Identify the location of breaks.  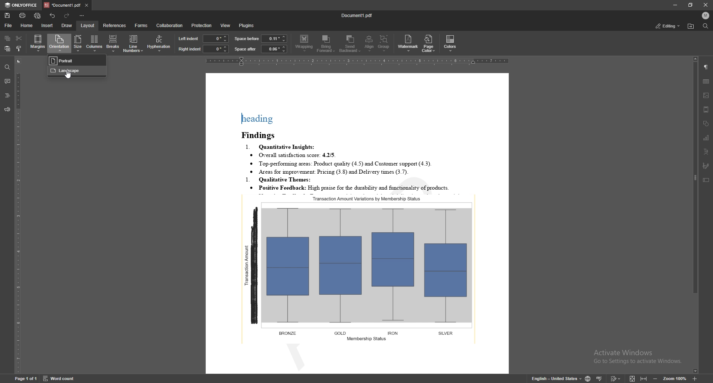
(112, 43).